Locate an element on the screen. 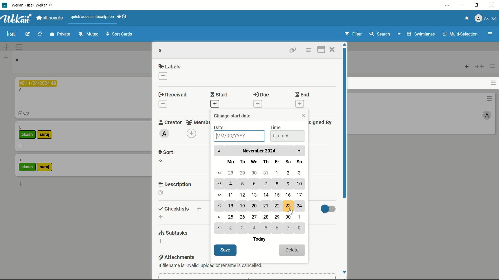  Scroll up is located at coordinates (344, 44).